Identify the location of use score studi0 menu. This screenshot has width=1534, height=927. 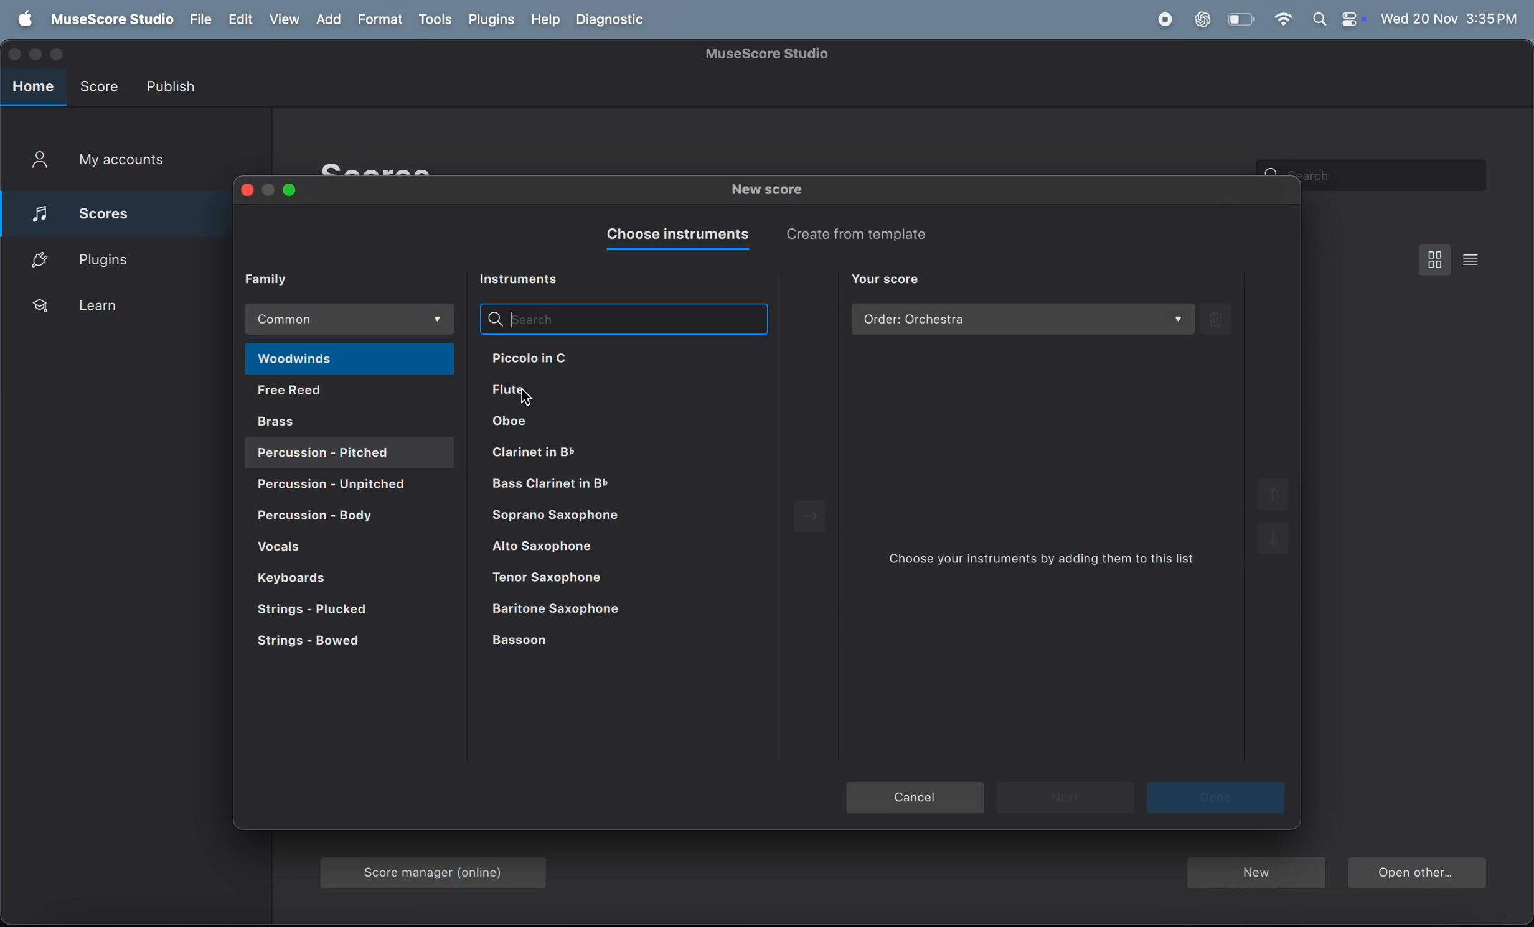
(109, 20).